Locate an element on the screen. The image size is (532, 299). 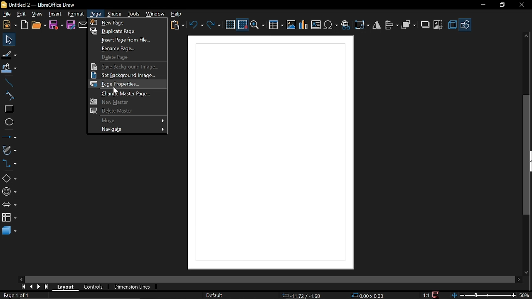
Page properties is located at coordinates (127, 84).